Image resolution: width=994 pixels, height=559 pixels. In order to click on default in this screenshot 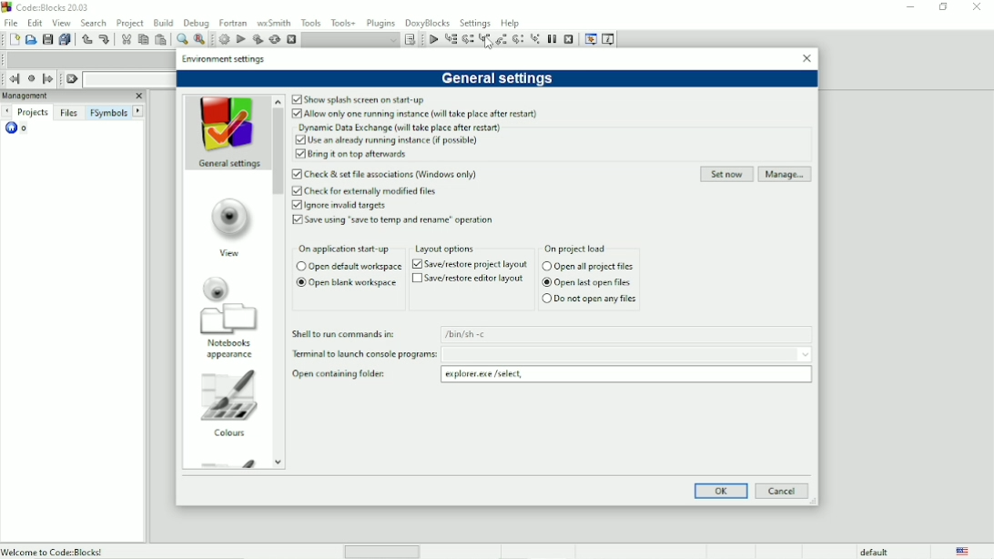, I will do `click(877, 551)`.